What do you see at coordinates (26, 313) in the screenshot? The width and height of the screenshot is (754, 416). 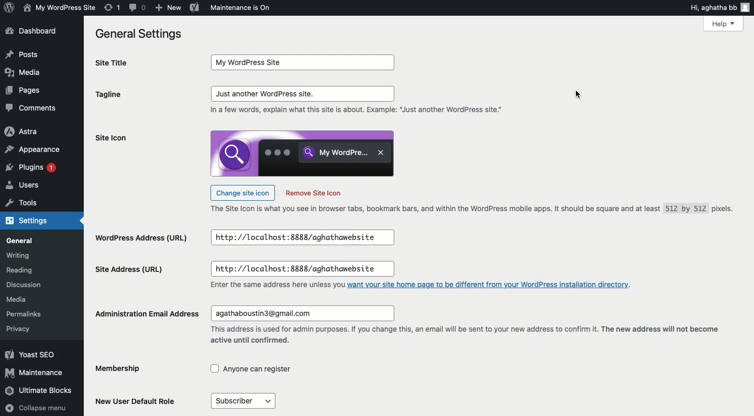 I see `Permalinks` at bounding box center [26, 313].